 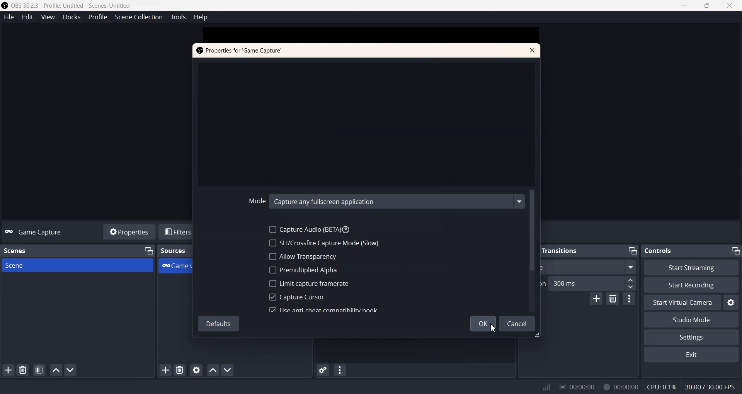 I want to click on Advanced Audio properties, so click(x=322, y=370).